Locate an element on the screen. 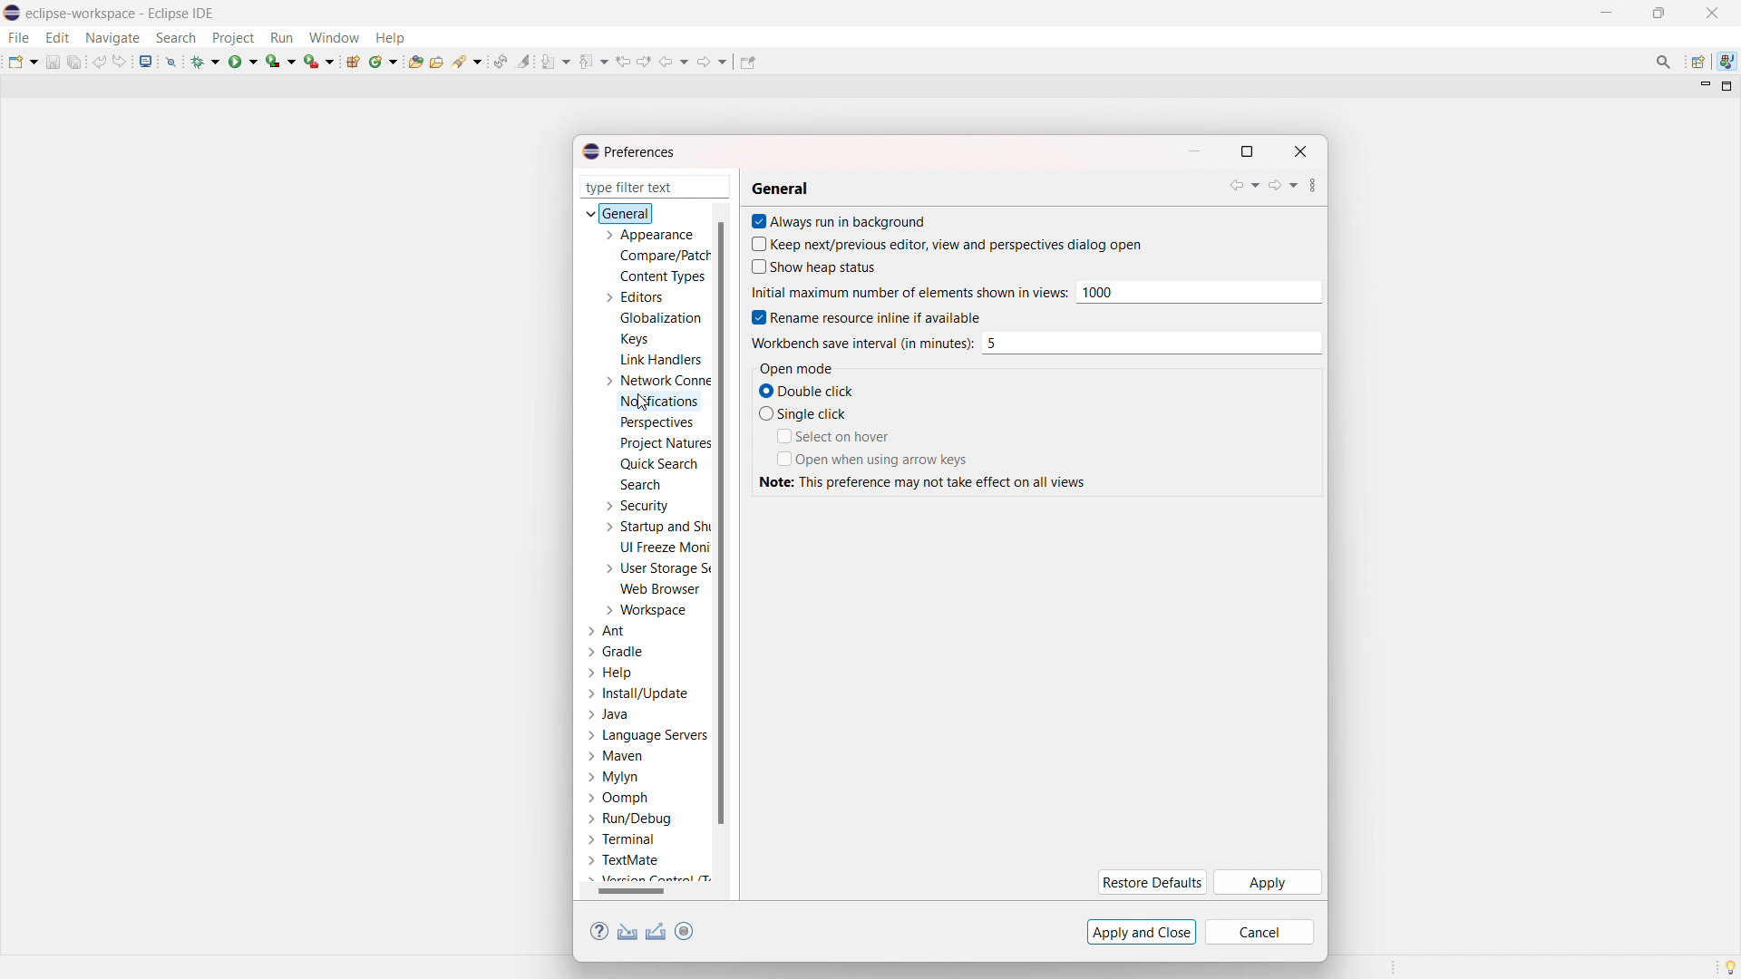 The height and width of the screenshot is (979, 1741). run last tool is located at coordinates (320, 61).